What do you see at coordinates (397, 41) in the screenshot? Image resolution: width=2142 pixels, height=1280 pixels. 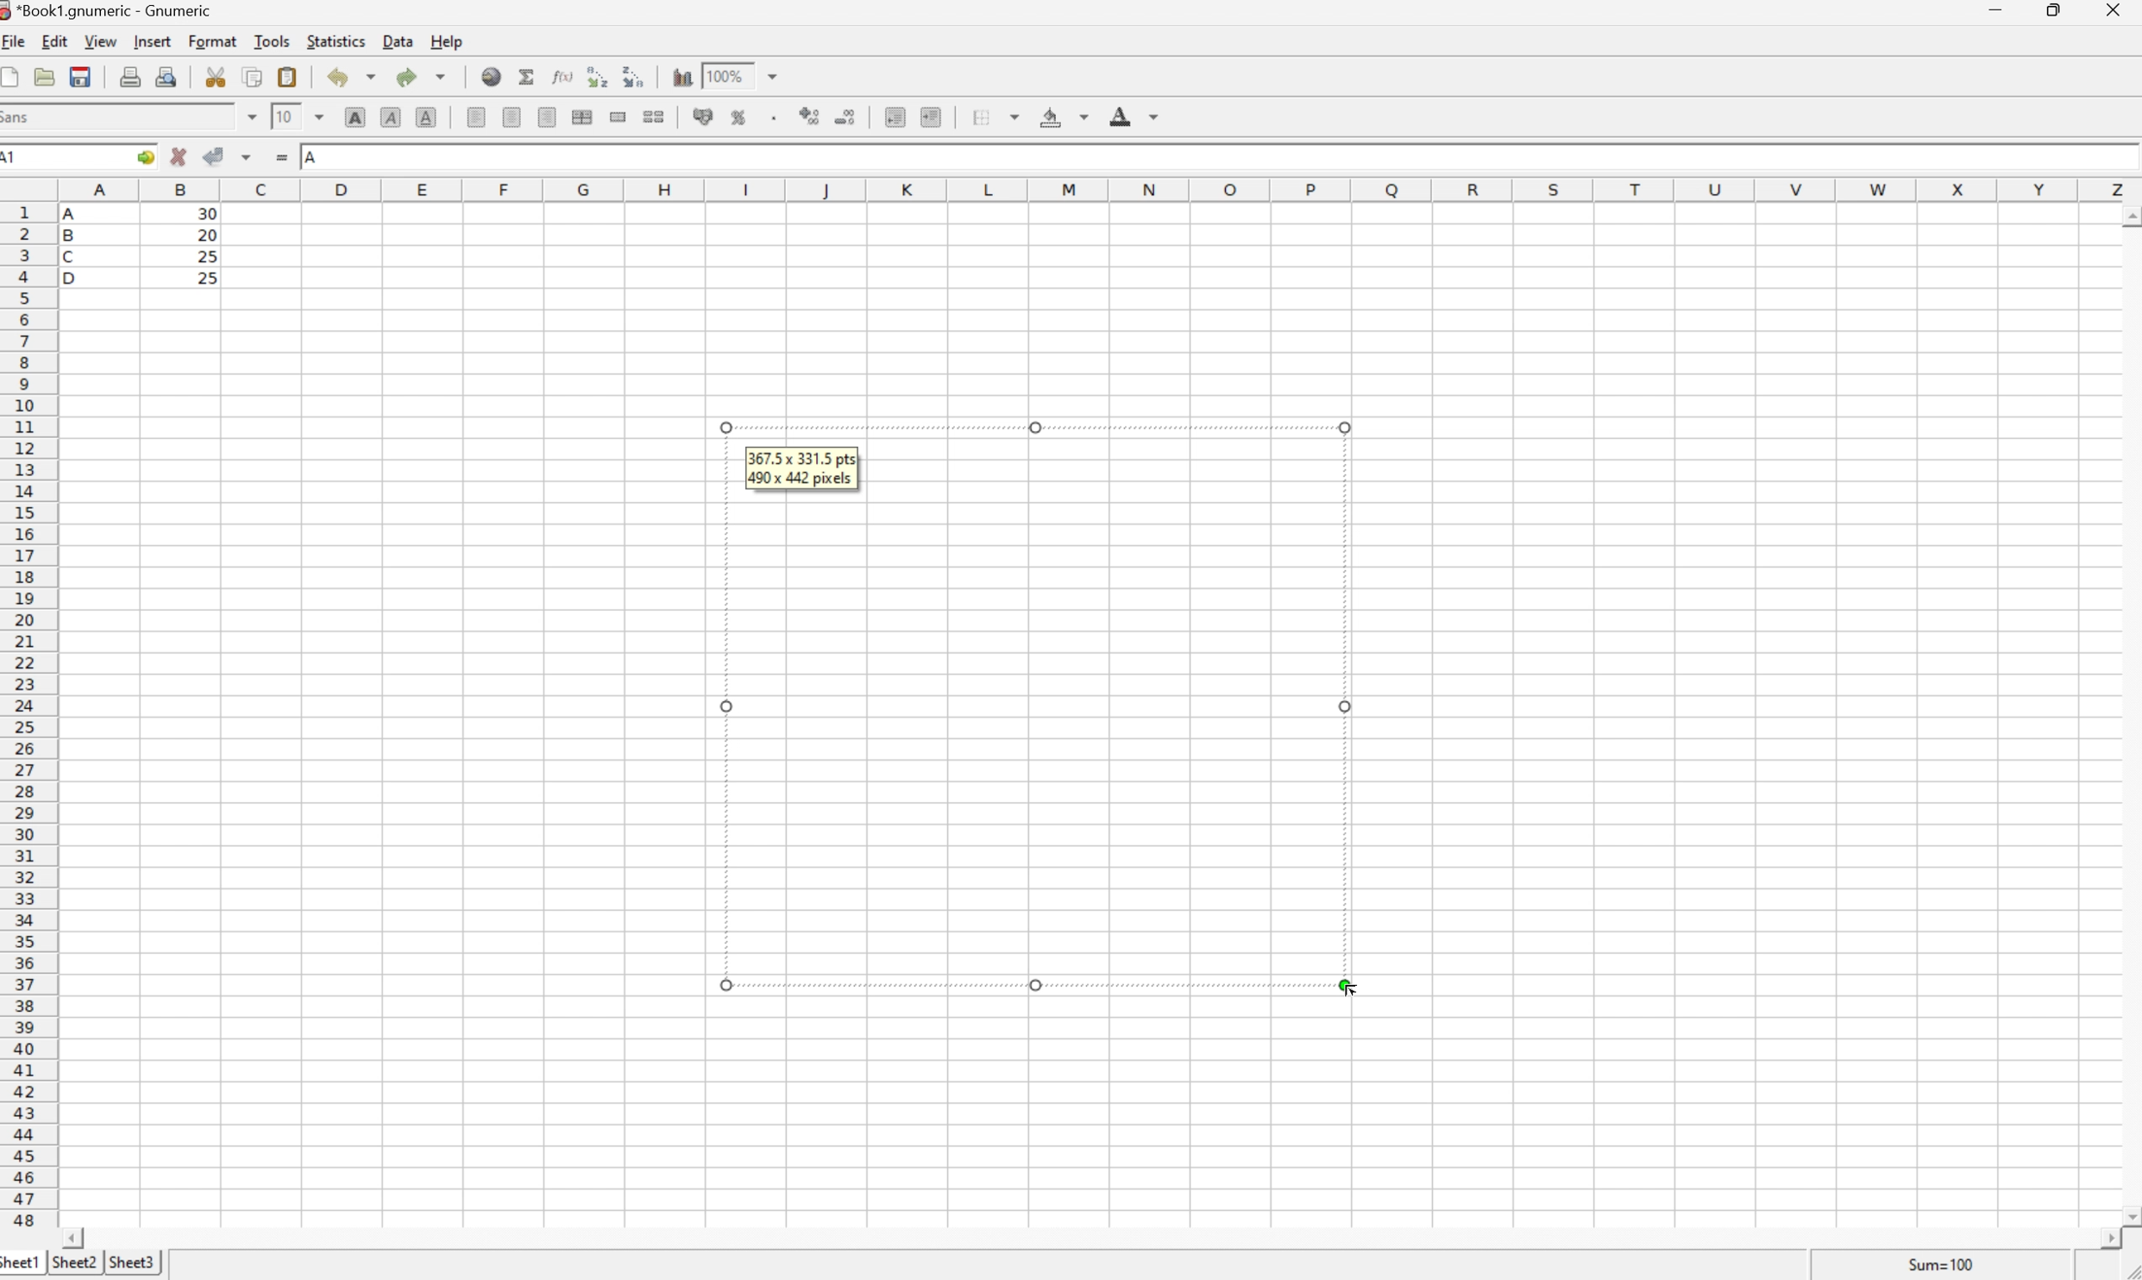 I see `Data` at bounding box center [397, 41].